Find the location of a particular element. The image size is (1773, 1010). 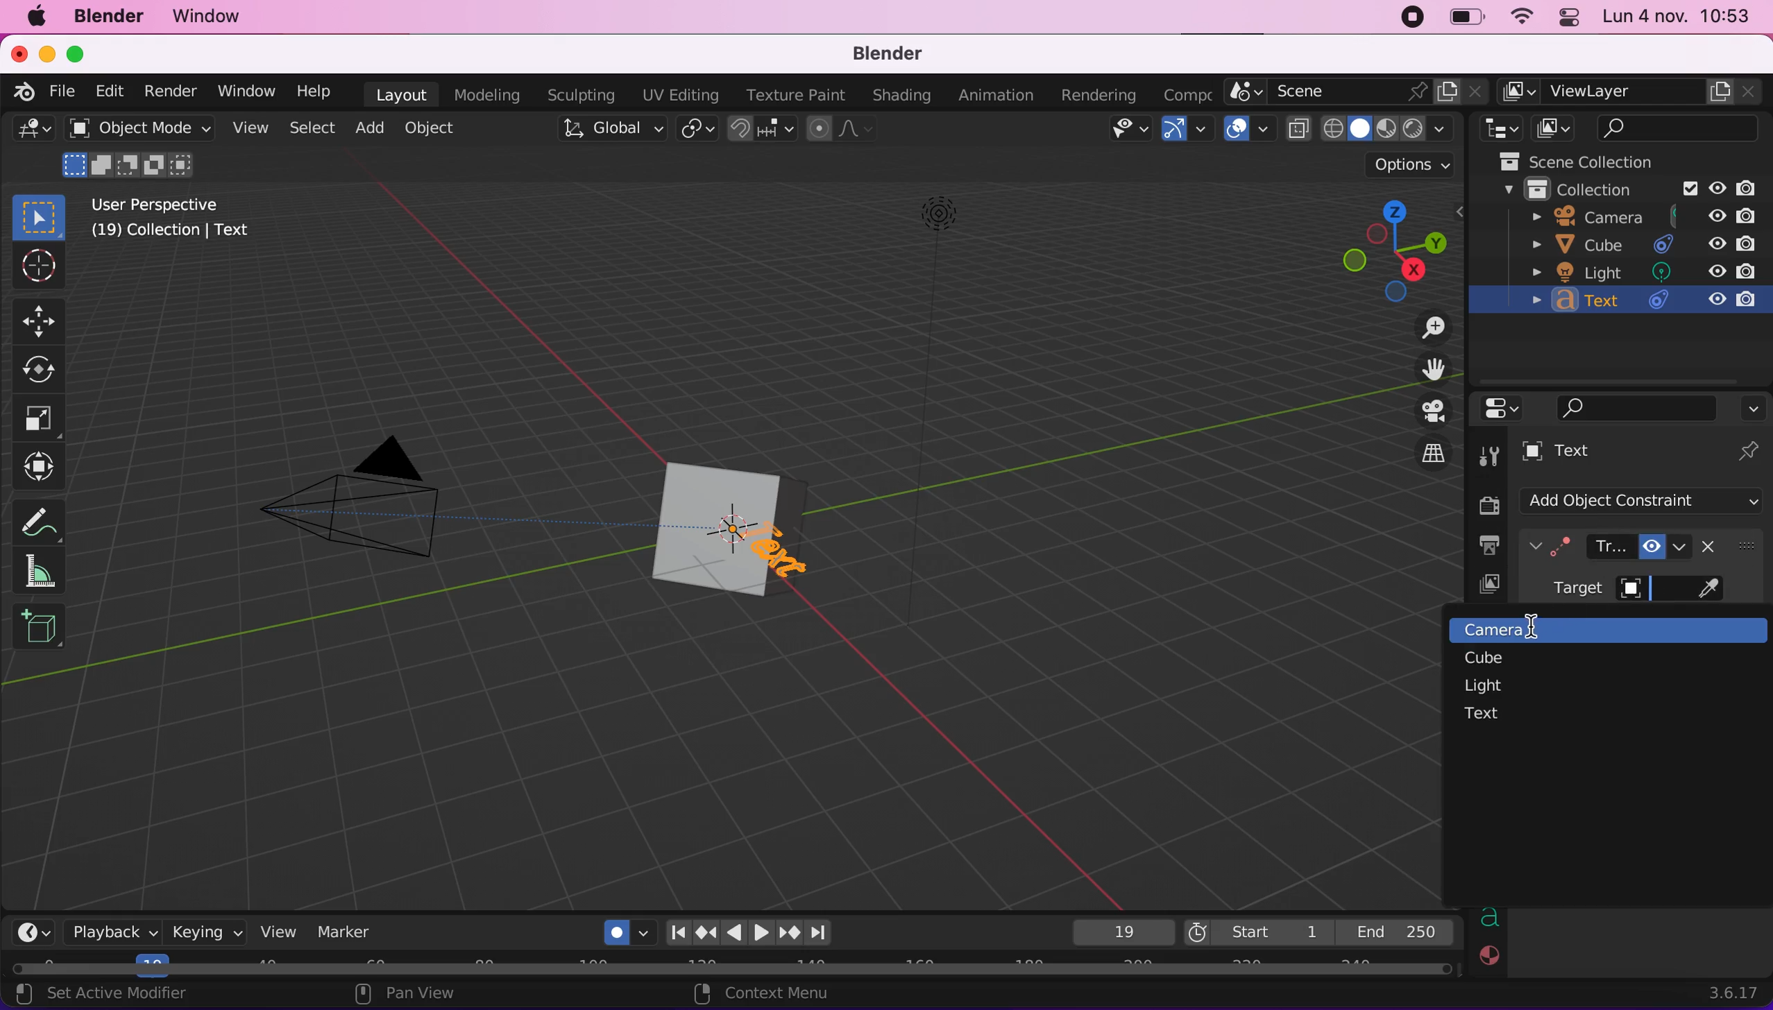

text is located at coordinates (1489, 916).